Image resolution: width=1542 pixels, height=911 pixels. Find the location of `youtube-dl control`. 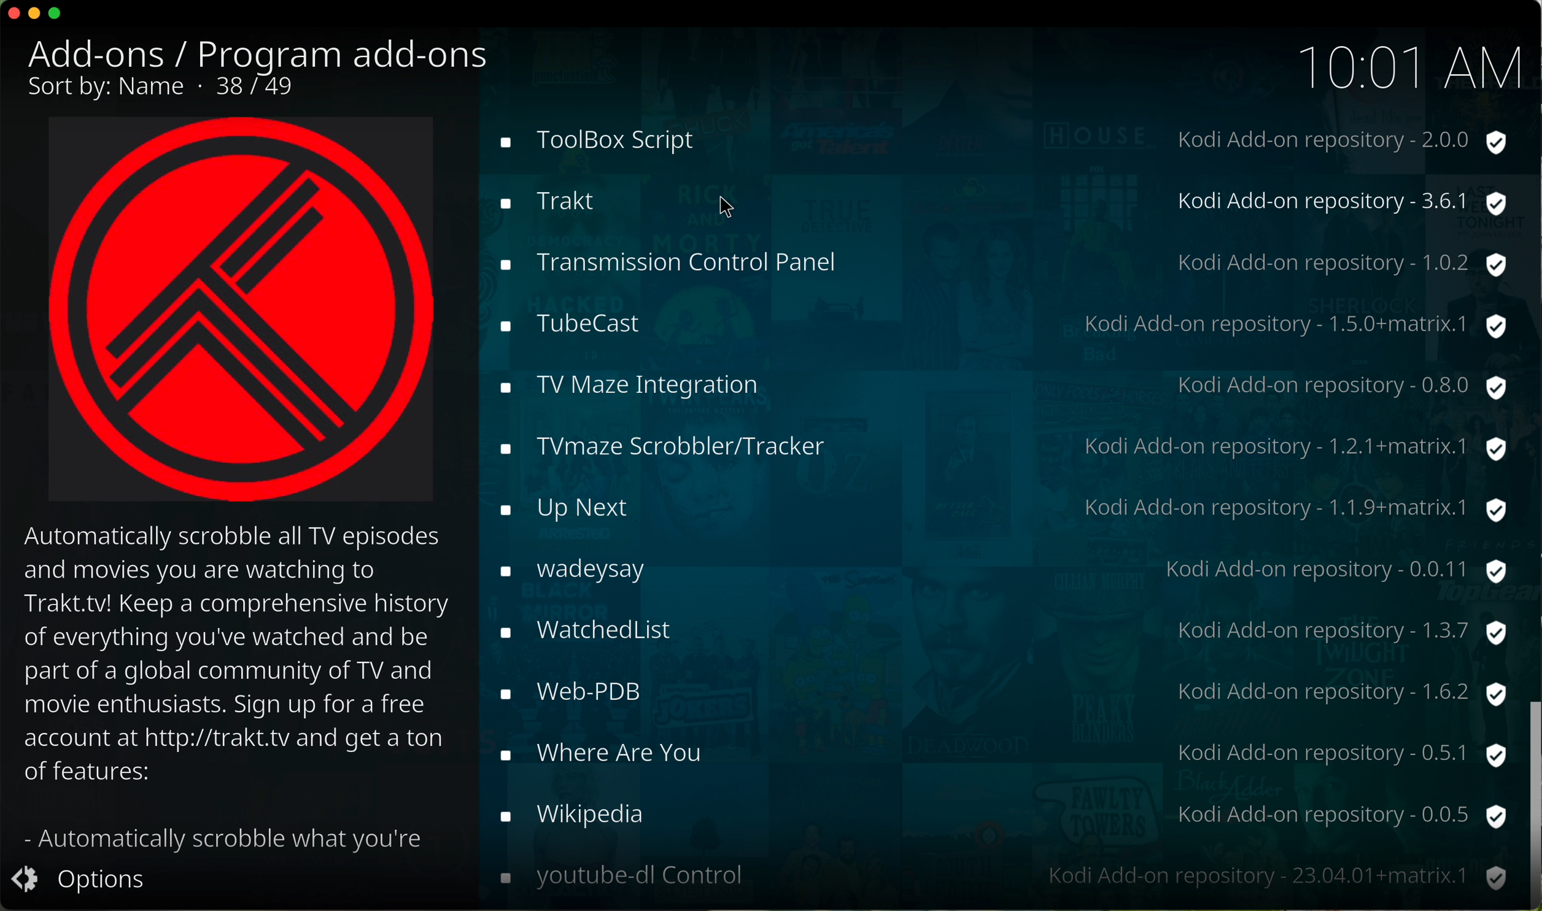

youtube-dl control is located at coordinates (1000, 876).